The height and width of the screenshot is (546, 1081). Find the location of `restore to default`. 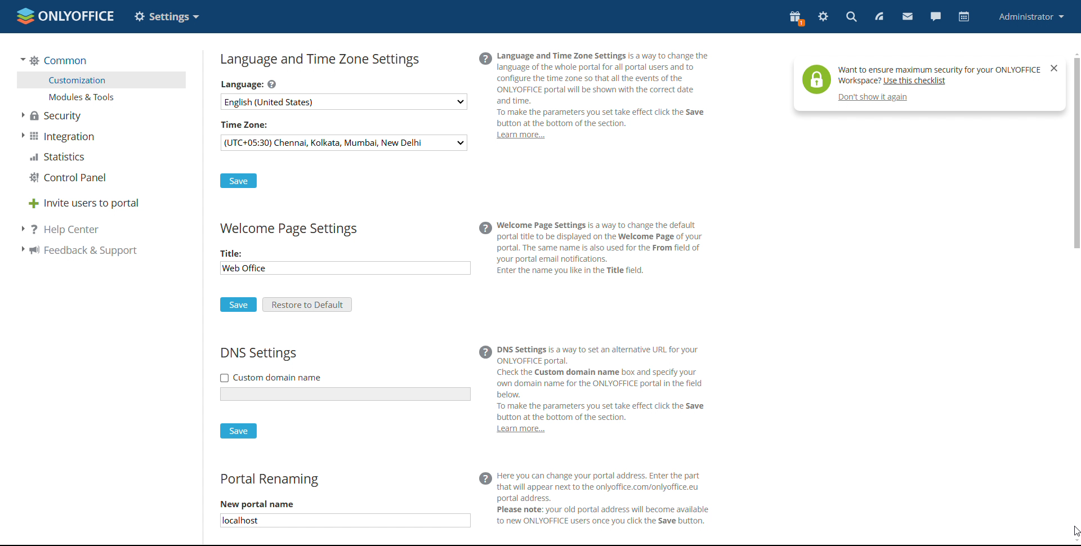

restore to default is located at coordinates (307, 305).